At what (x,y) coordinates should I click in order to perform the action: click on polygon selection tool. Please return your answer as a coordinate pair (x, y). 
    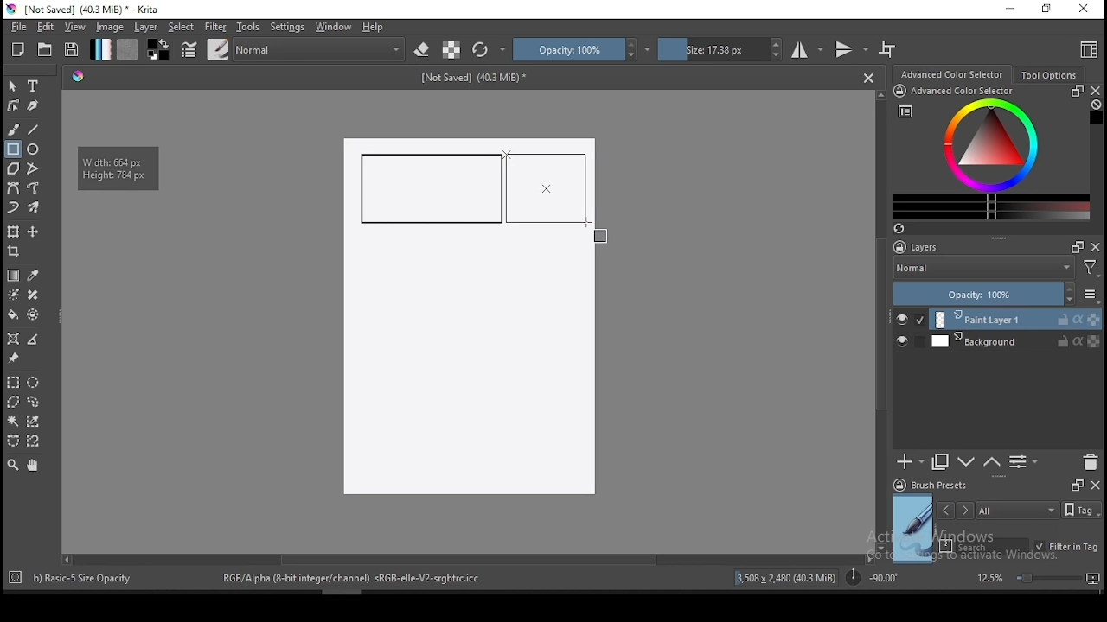
    Looking at the image, I should click on (14, 402).